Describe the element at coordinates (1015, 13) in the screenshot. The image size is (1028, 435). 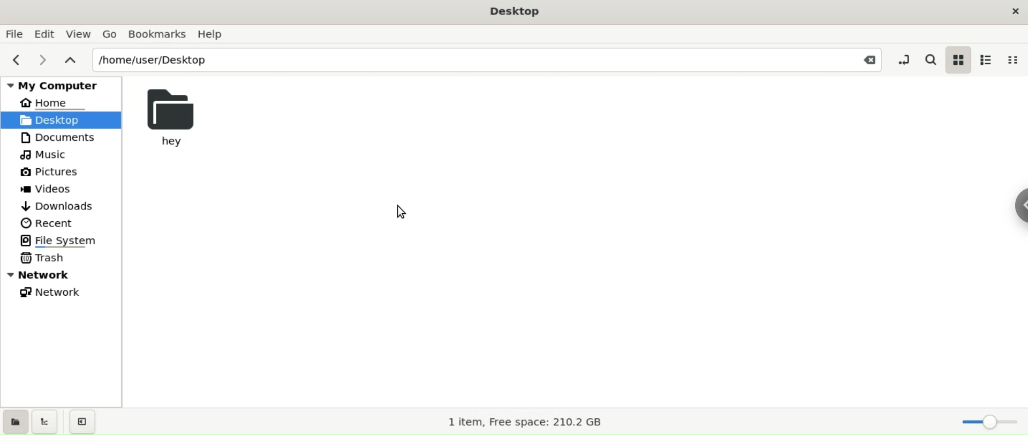
I see `close` at that location.